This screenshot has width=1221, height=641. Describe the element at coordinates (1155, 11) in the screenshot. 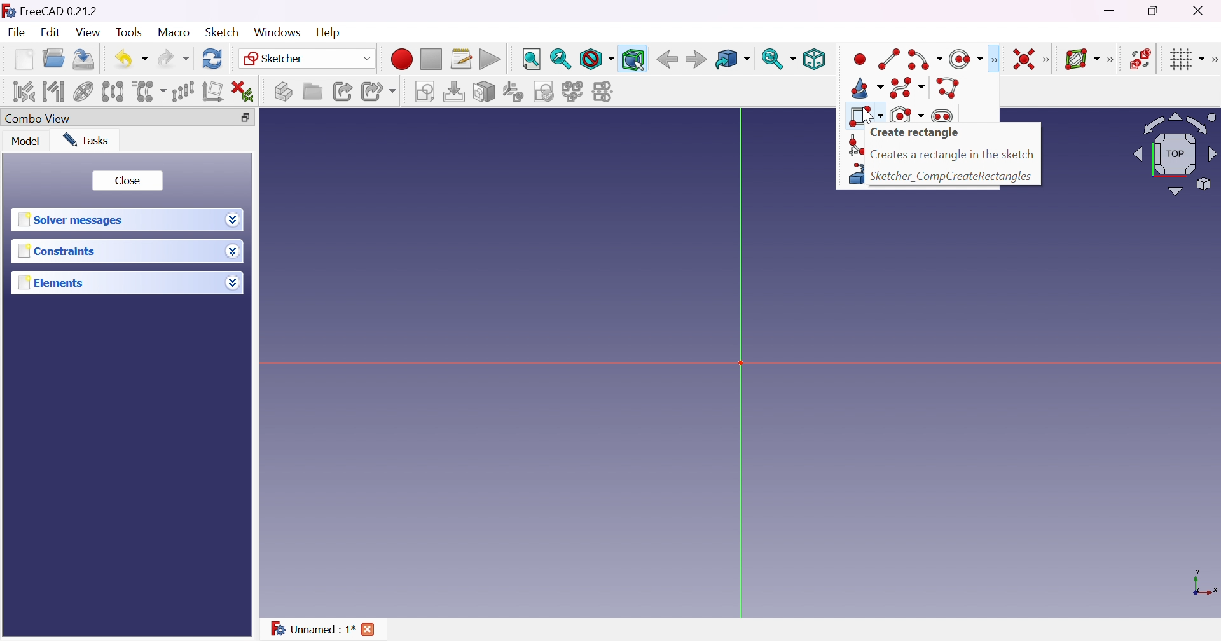

I see `Restore down` at that location.